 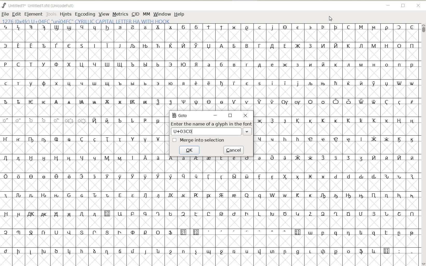 I want to click on EDIT, so click(x=16, y=14).